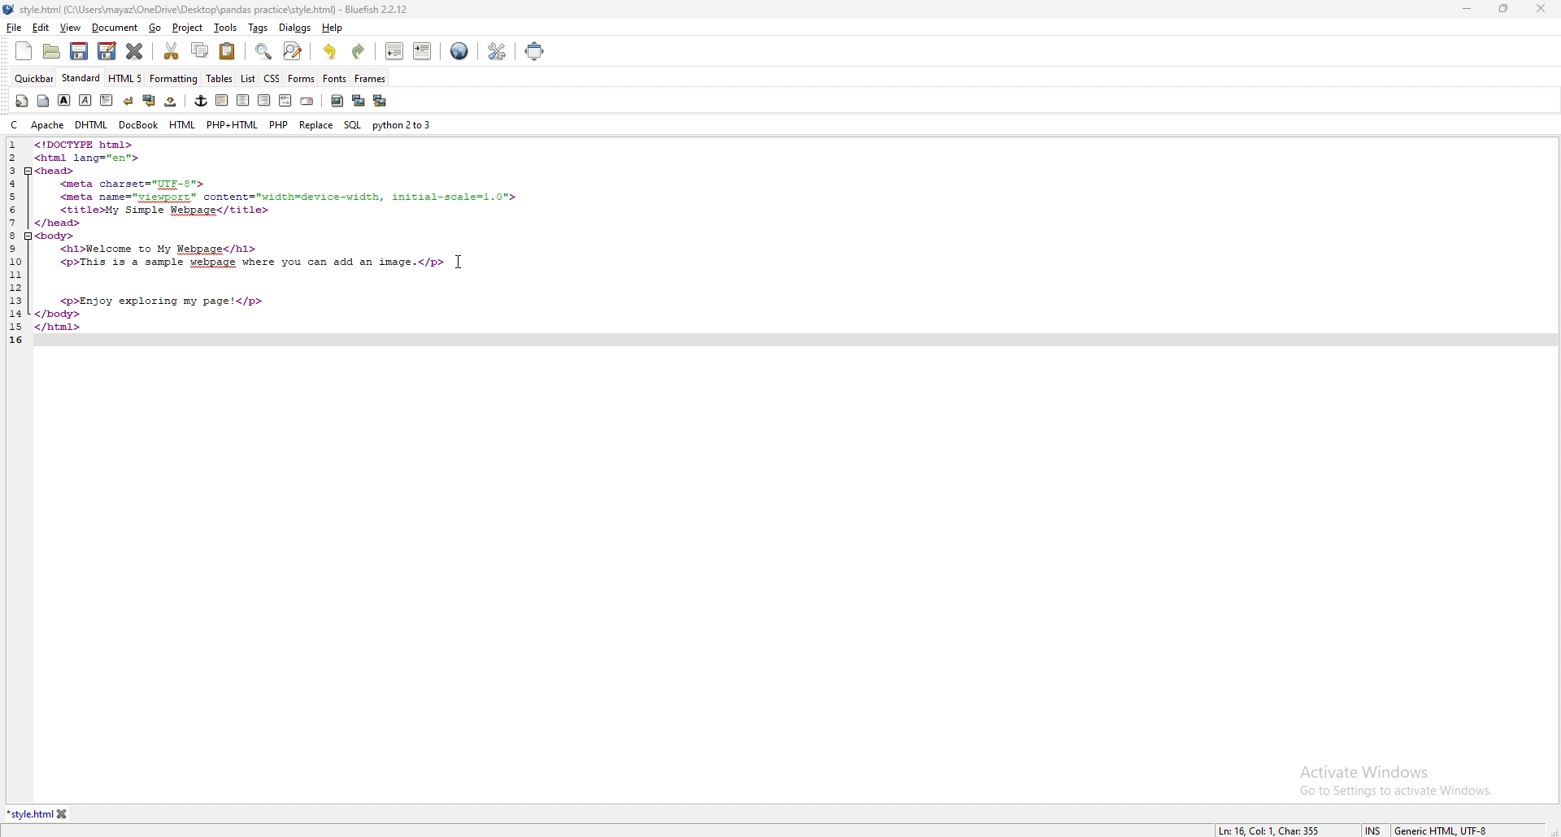 Image resolution: width=1561 pixels, height=837 pixels. Describe the element at coordinates (1273, 830) in the screenshot. I see `Ln: 16 Col: 1 Char: 355` at that location.